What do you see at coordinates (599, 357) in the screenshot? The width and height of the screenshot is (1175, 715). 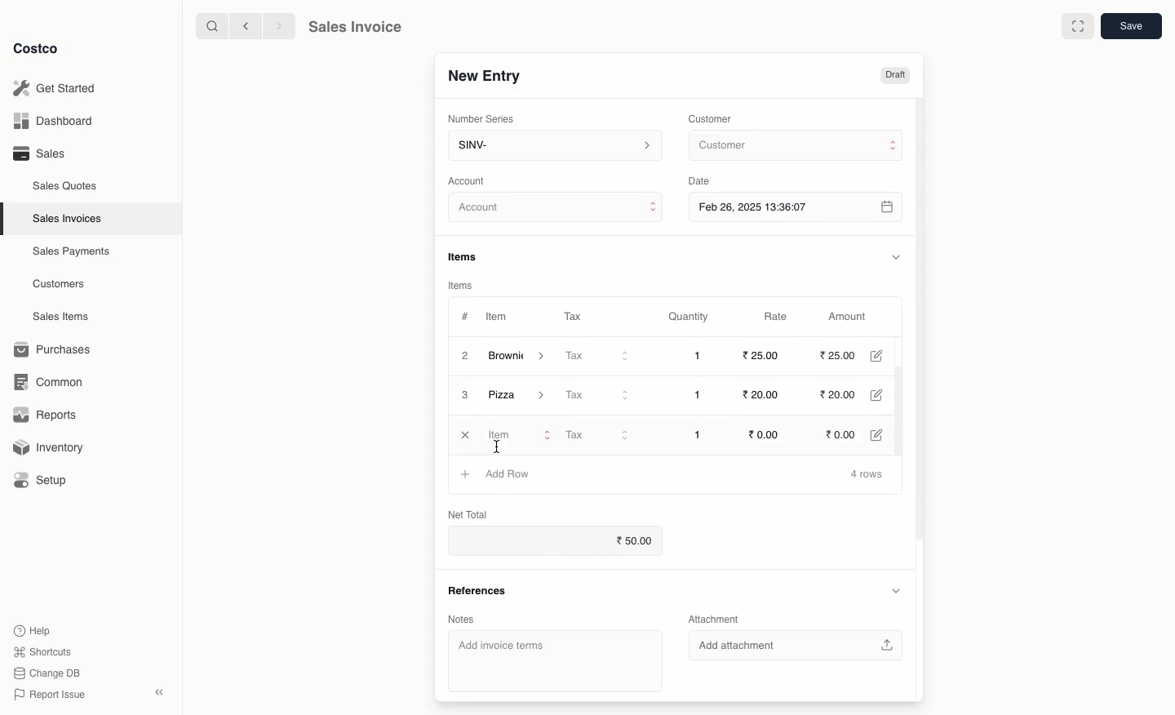 I see `Tax` at bounding box center [599, 357].